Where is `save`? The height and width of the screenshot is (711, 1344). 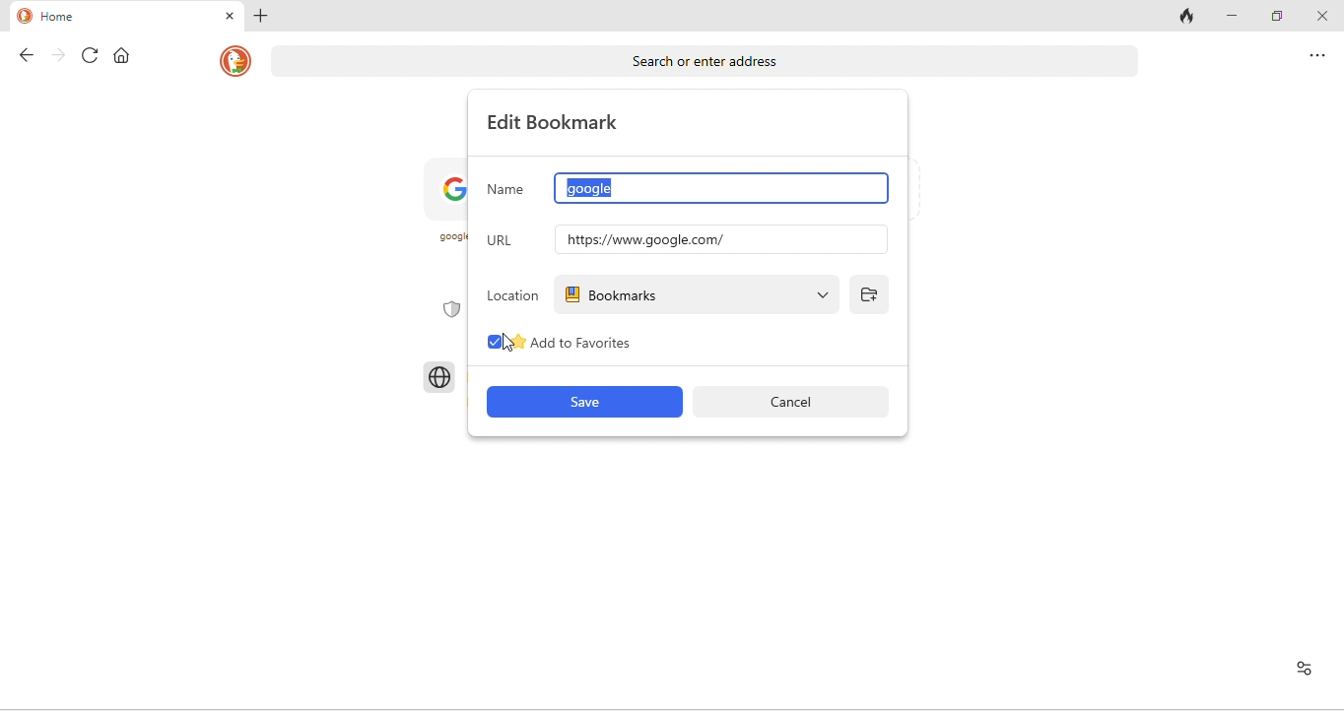 save is located at coordinates (582, 403).